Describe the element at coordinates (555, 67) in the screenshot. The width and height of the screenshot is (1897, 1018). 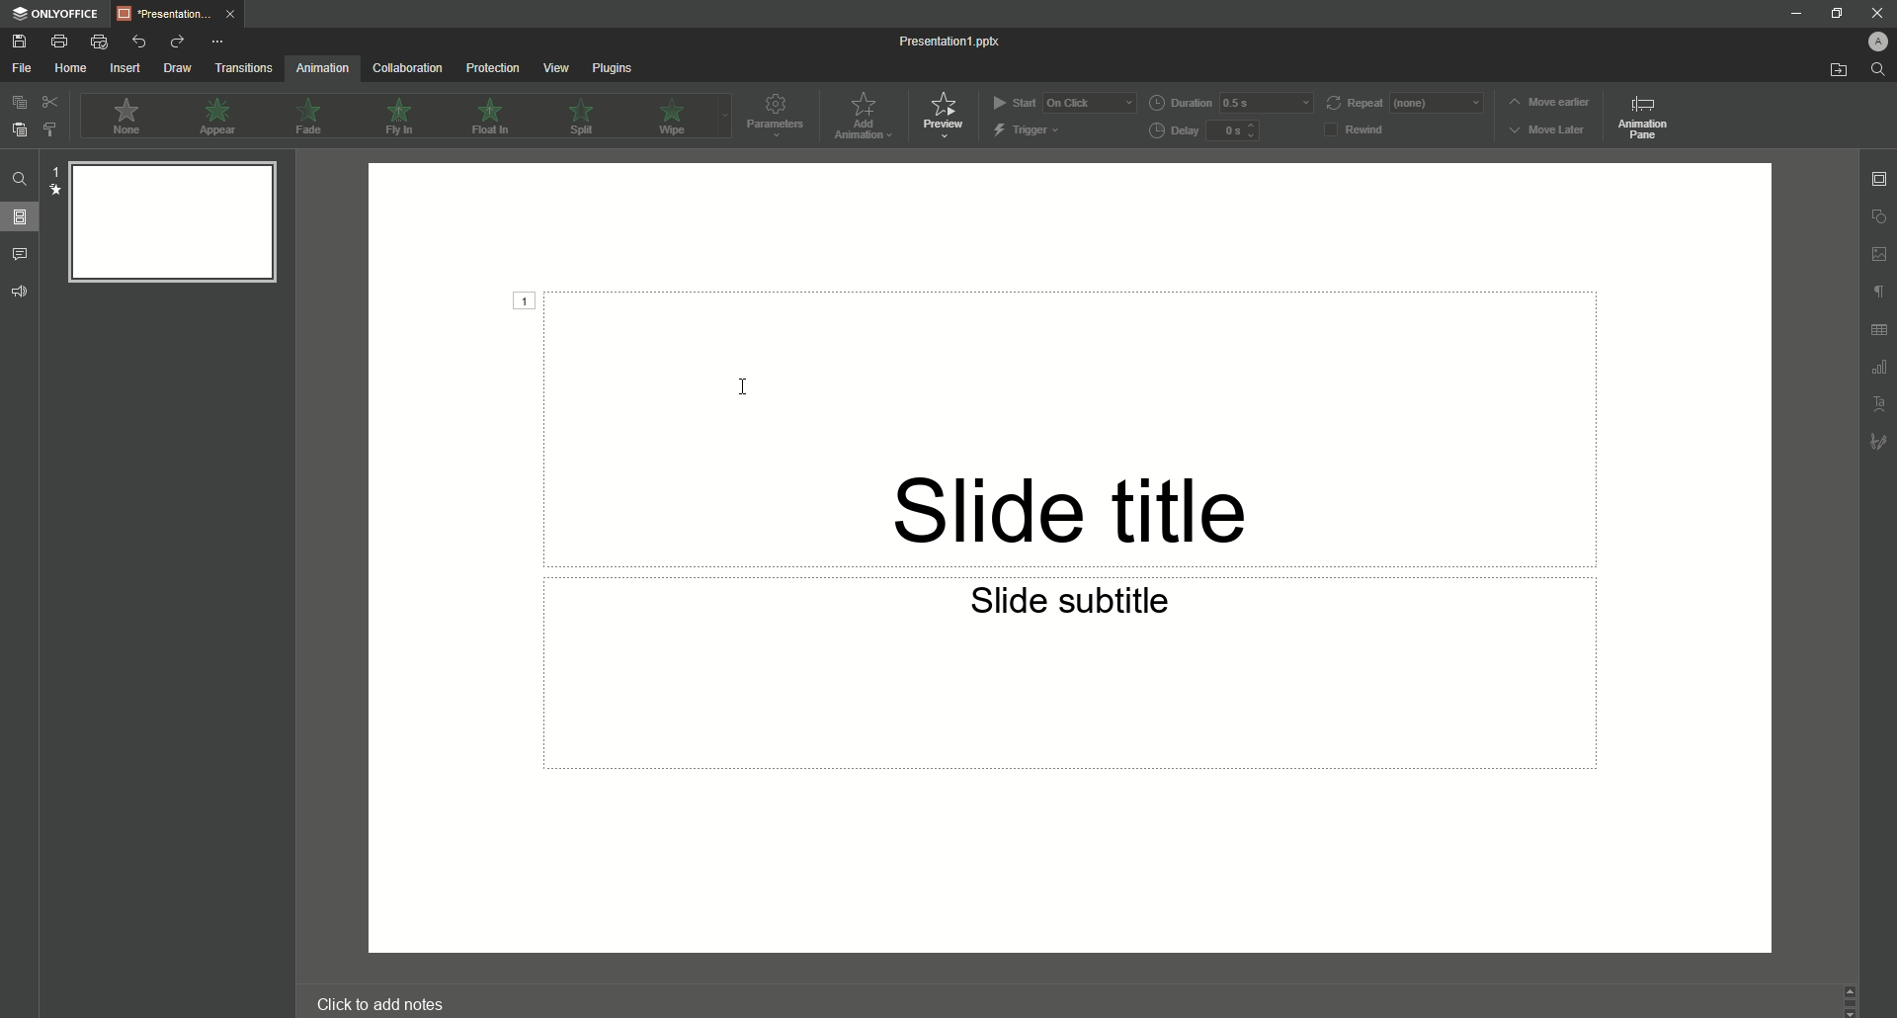
I see `View` at that location.